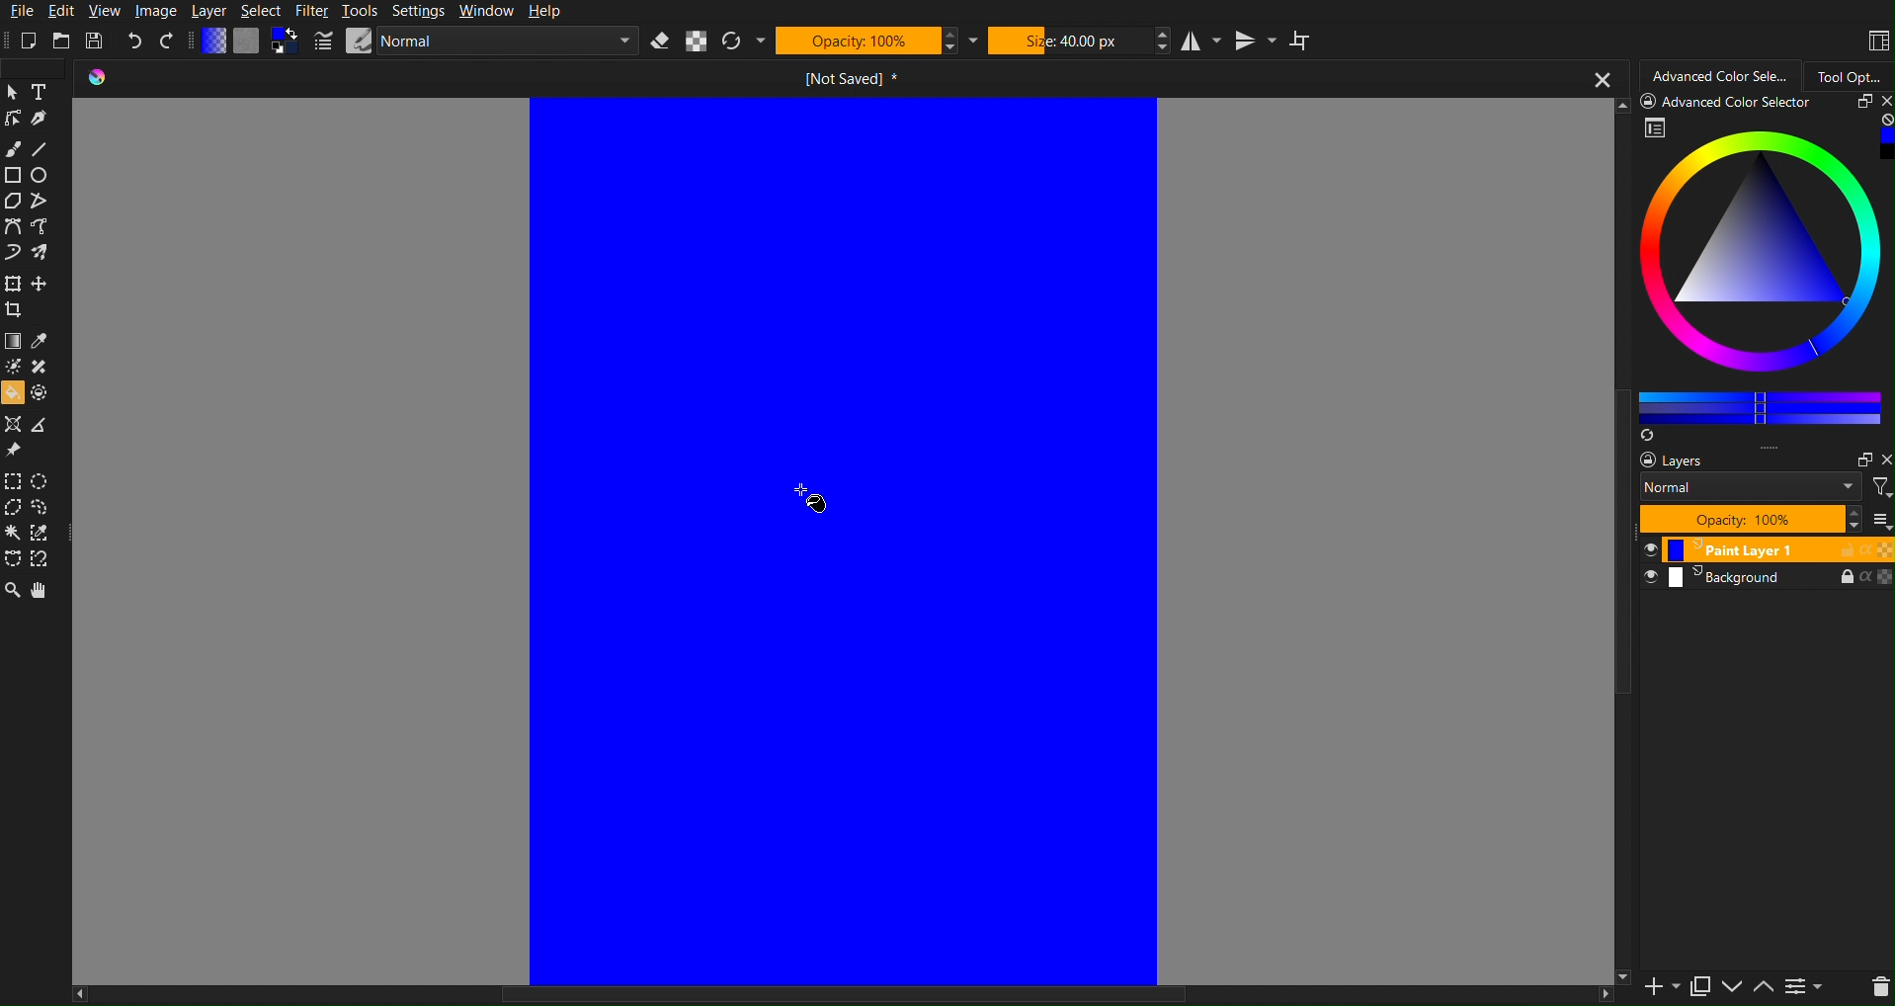 This screenshot has width=1895, height=1006. Describe the element at coordinates (103, 12) in the screenshot. I see `View` at that location.